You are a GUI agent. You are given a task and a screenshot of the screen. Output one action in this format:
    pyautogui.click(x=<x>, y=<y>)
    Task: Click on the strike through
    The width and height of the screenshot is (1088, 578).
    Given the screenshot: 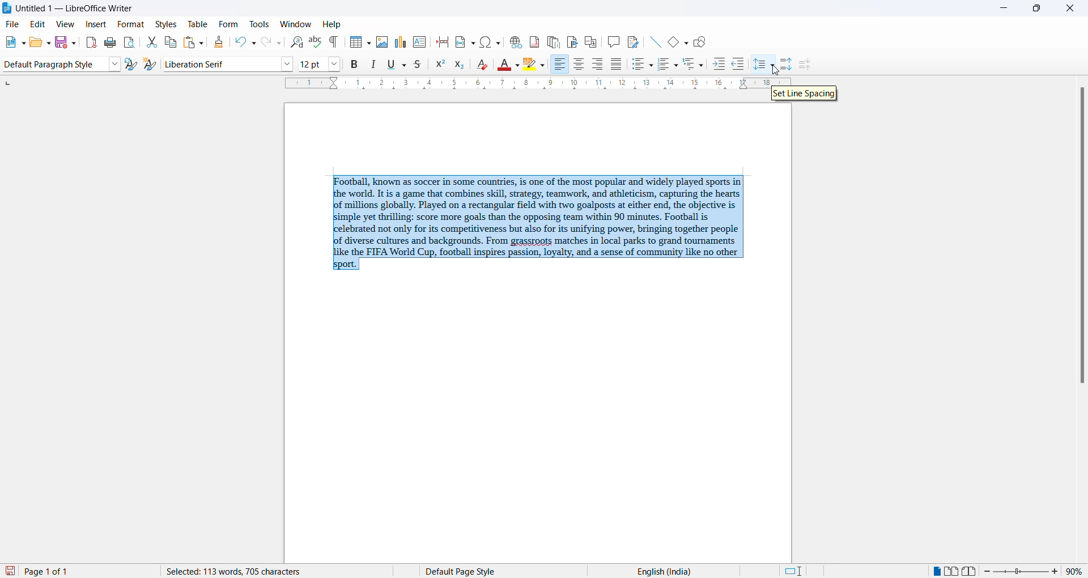 What is the action you would take?
    pyautogui.click(x=418, y=63)
    